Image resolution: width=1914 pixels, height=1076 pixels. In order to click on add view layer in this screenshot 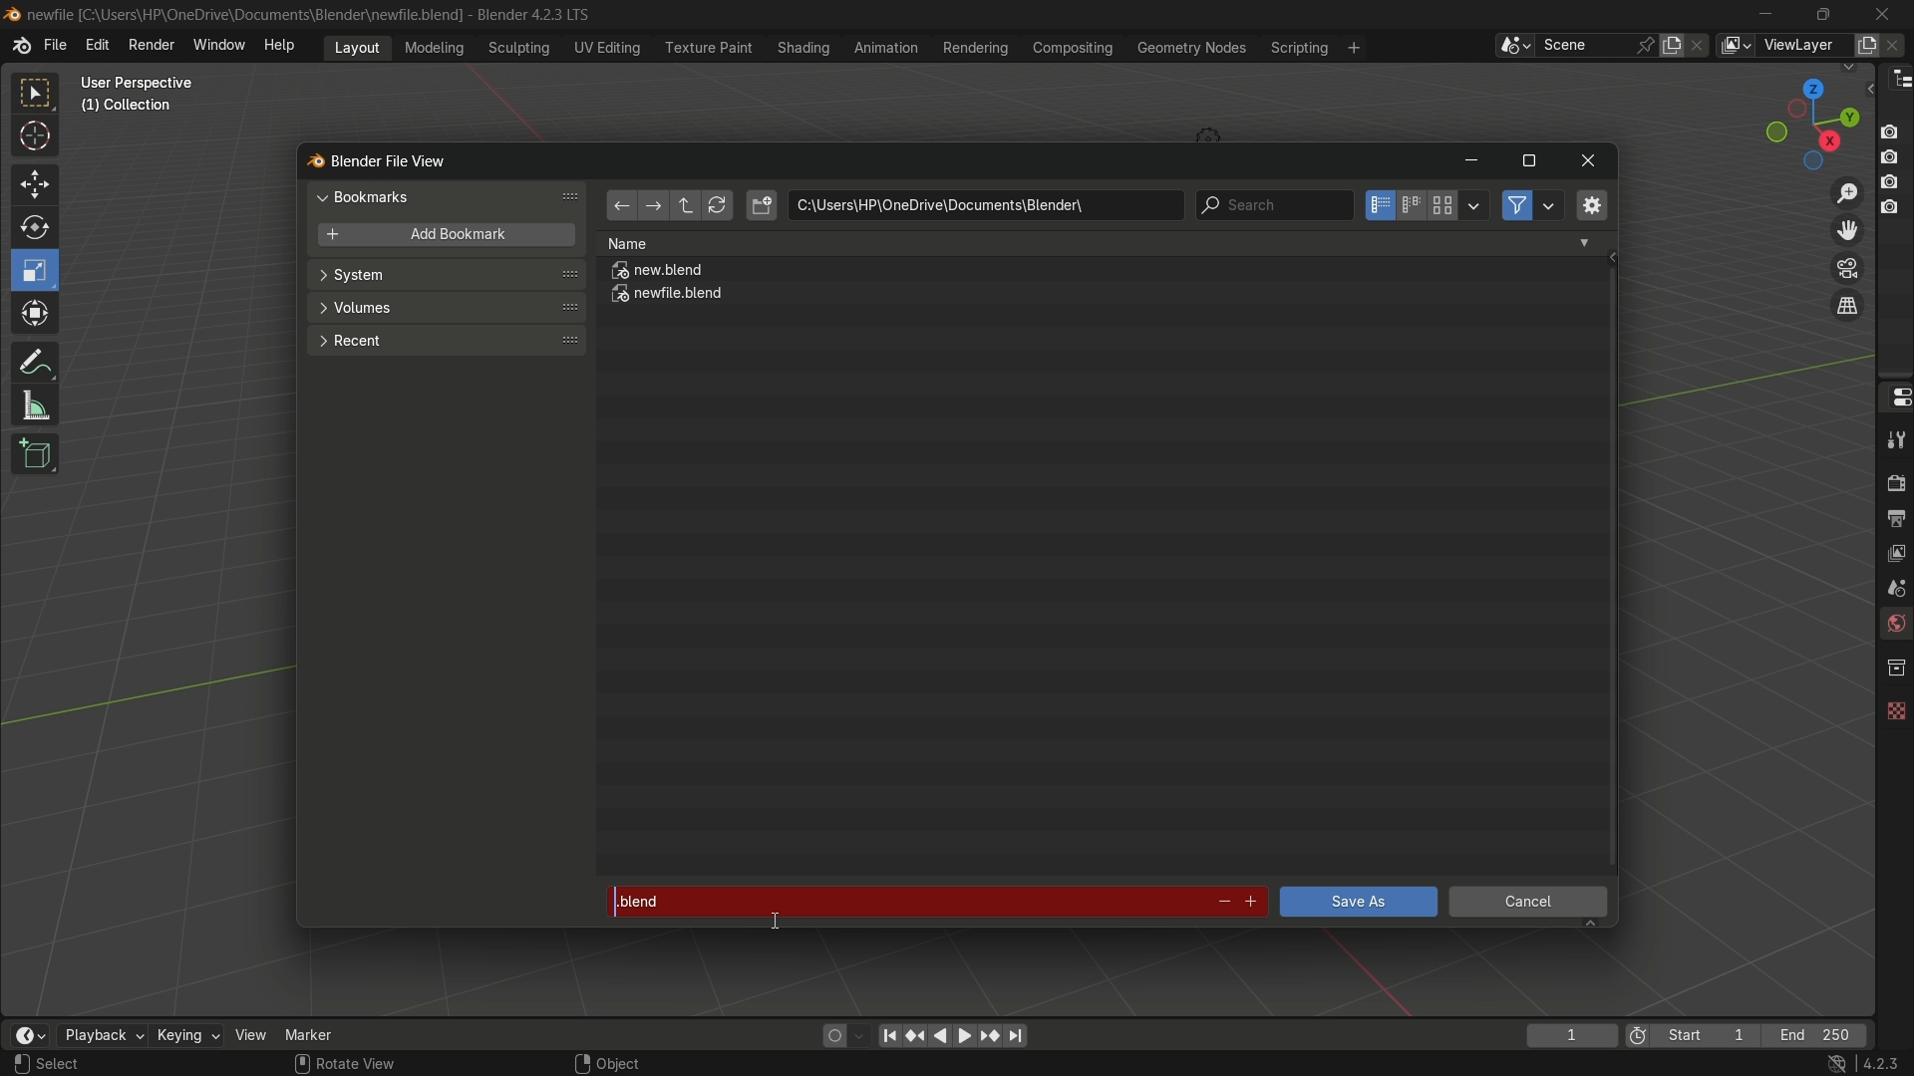, I will do `click(1864, 44)`.